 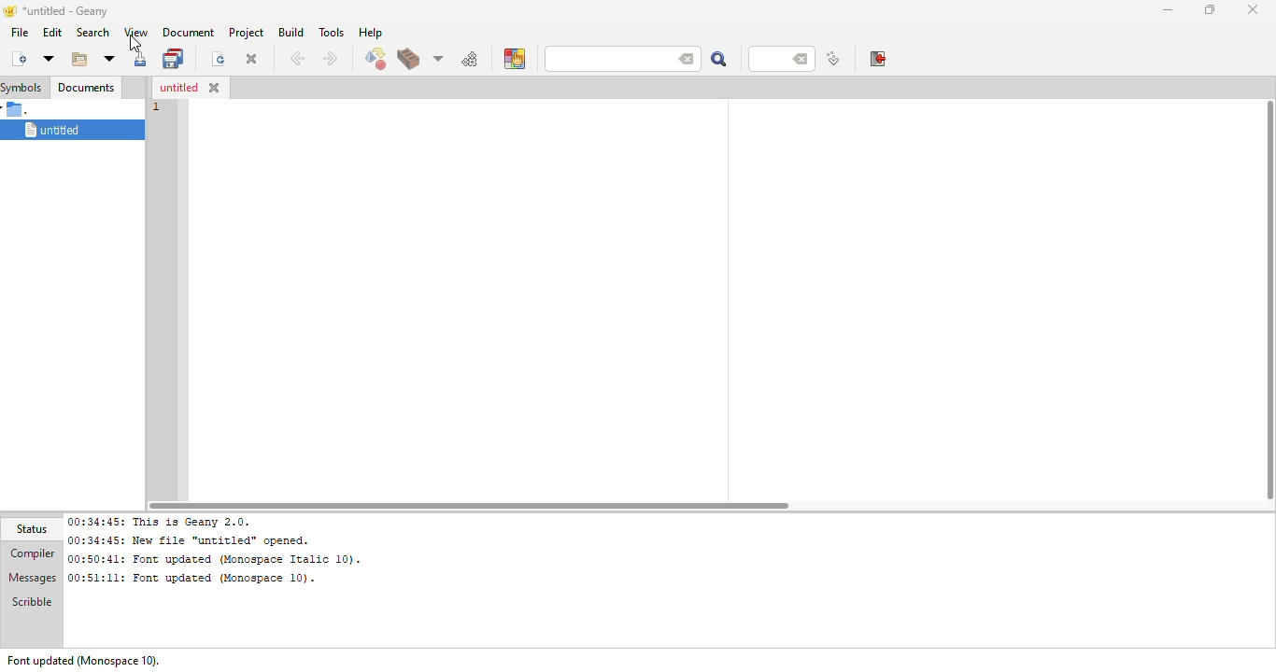 I want to click on open recent file, so click(x=107, y=59).